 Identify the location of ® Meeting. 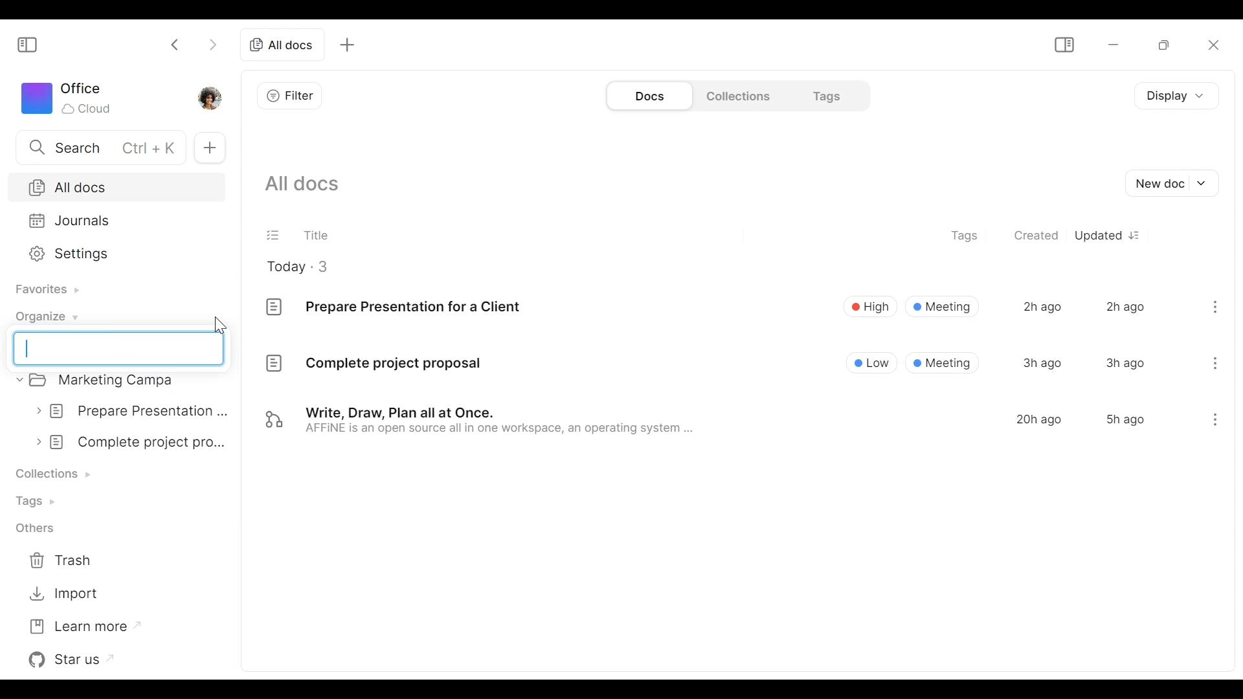
(943, 362).